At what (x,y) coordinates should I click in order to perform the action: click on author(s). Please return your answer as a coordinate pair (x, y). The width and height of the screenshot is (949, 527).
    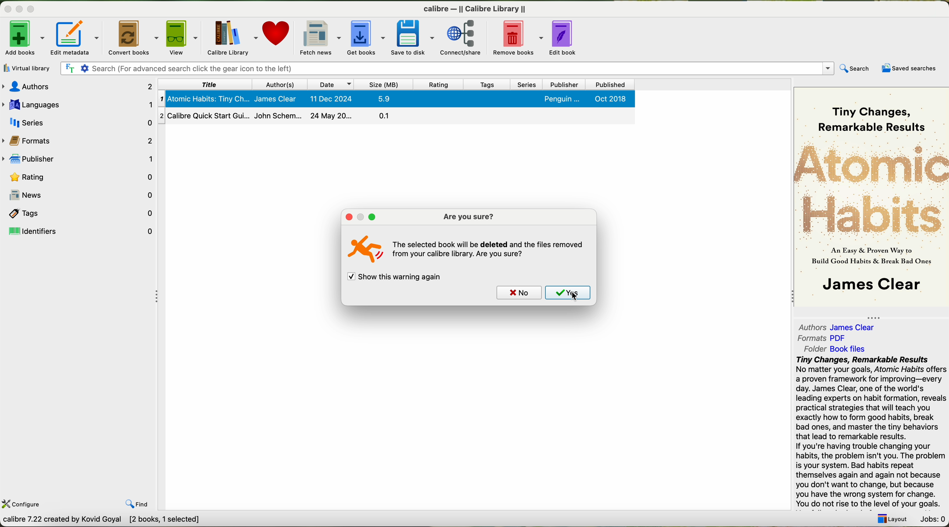
    Looking at the image, I should click on (279, 84).